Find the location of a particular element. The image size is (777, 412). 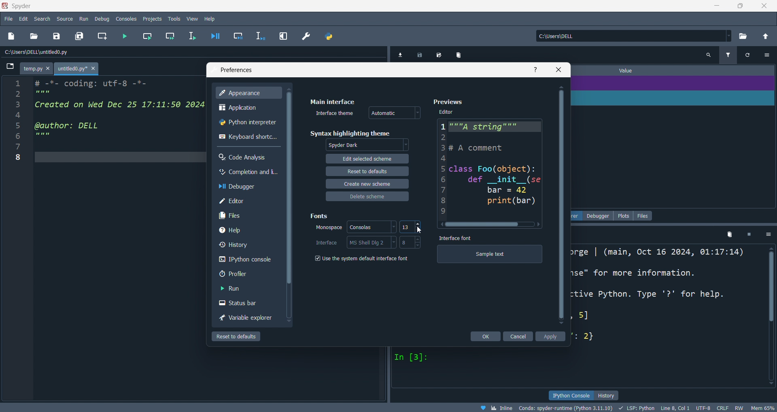

Previews
Editor
1 ANSE gia
2
3 # A comment
4
5 class Foo(object):
[3 def __init__ (se
7 bar = 42
8 print(bar)
9
EE i is located at coordinates (482, 159).